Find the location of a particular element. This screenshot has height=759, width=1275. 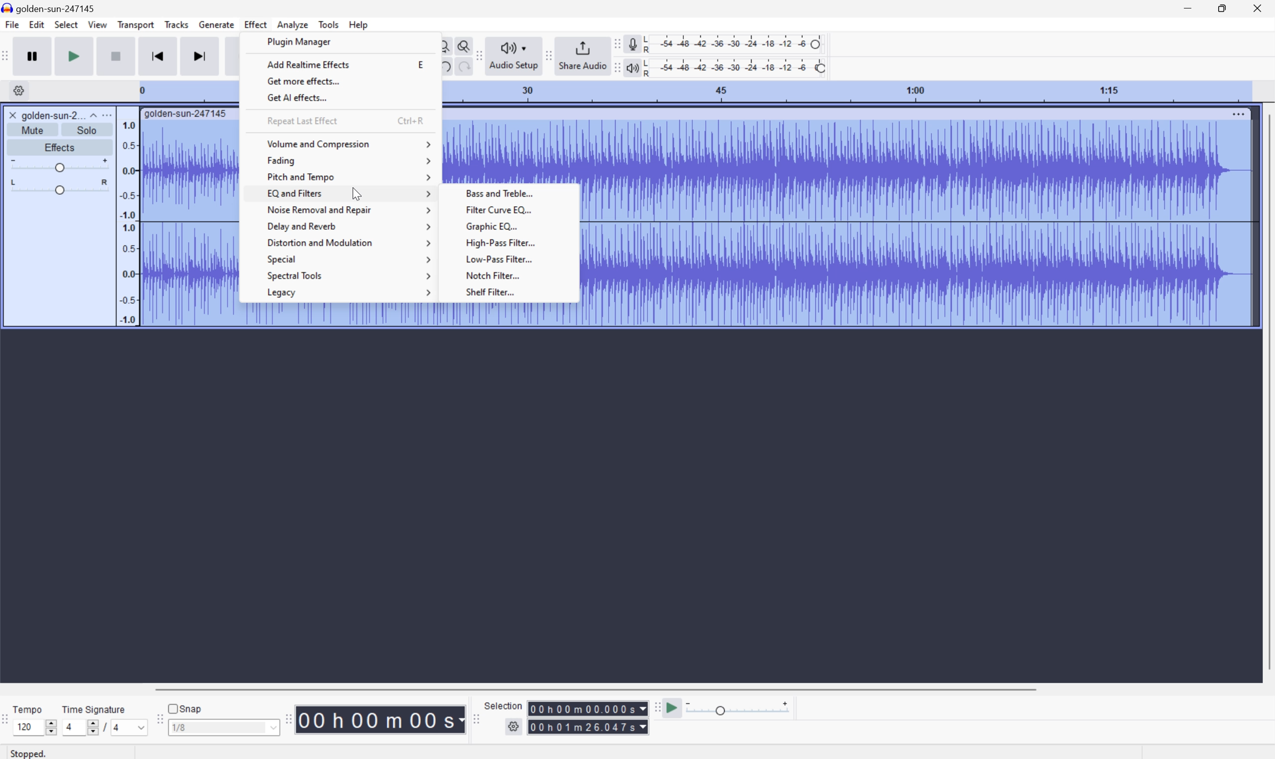

Zoom toggle is located at coordinates (460, 44).